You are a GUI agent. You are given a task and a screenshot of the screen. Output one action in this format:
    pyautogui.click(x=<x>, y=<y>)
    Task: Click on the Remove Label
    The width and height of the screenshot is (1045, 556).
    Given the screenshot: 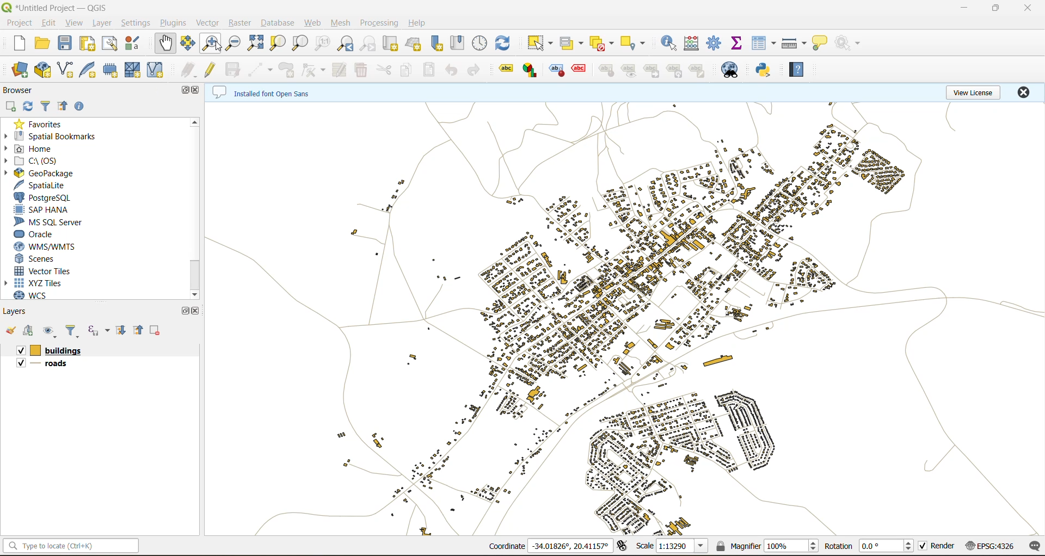 What is the action you would take?
    pyautogui.click(x=582, y=71)
    